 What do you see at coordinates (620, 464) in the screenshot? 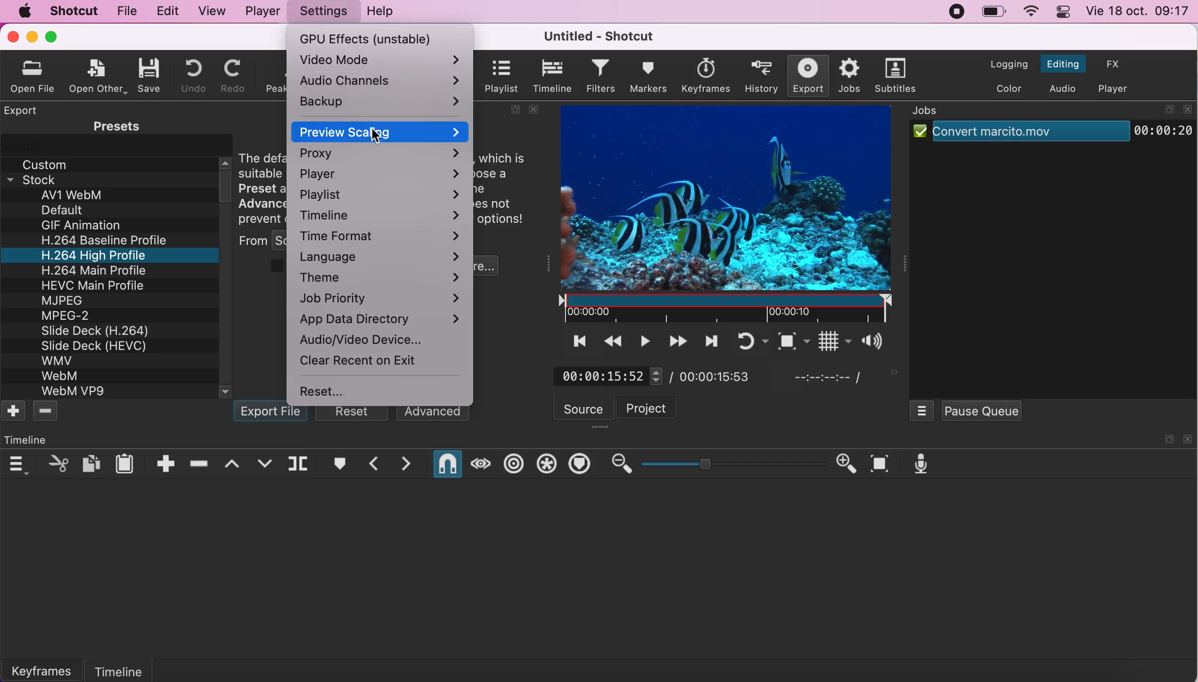
I see `zoom out` at bounding box center [620, 464].